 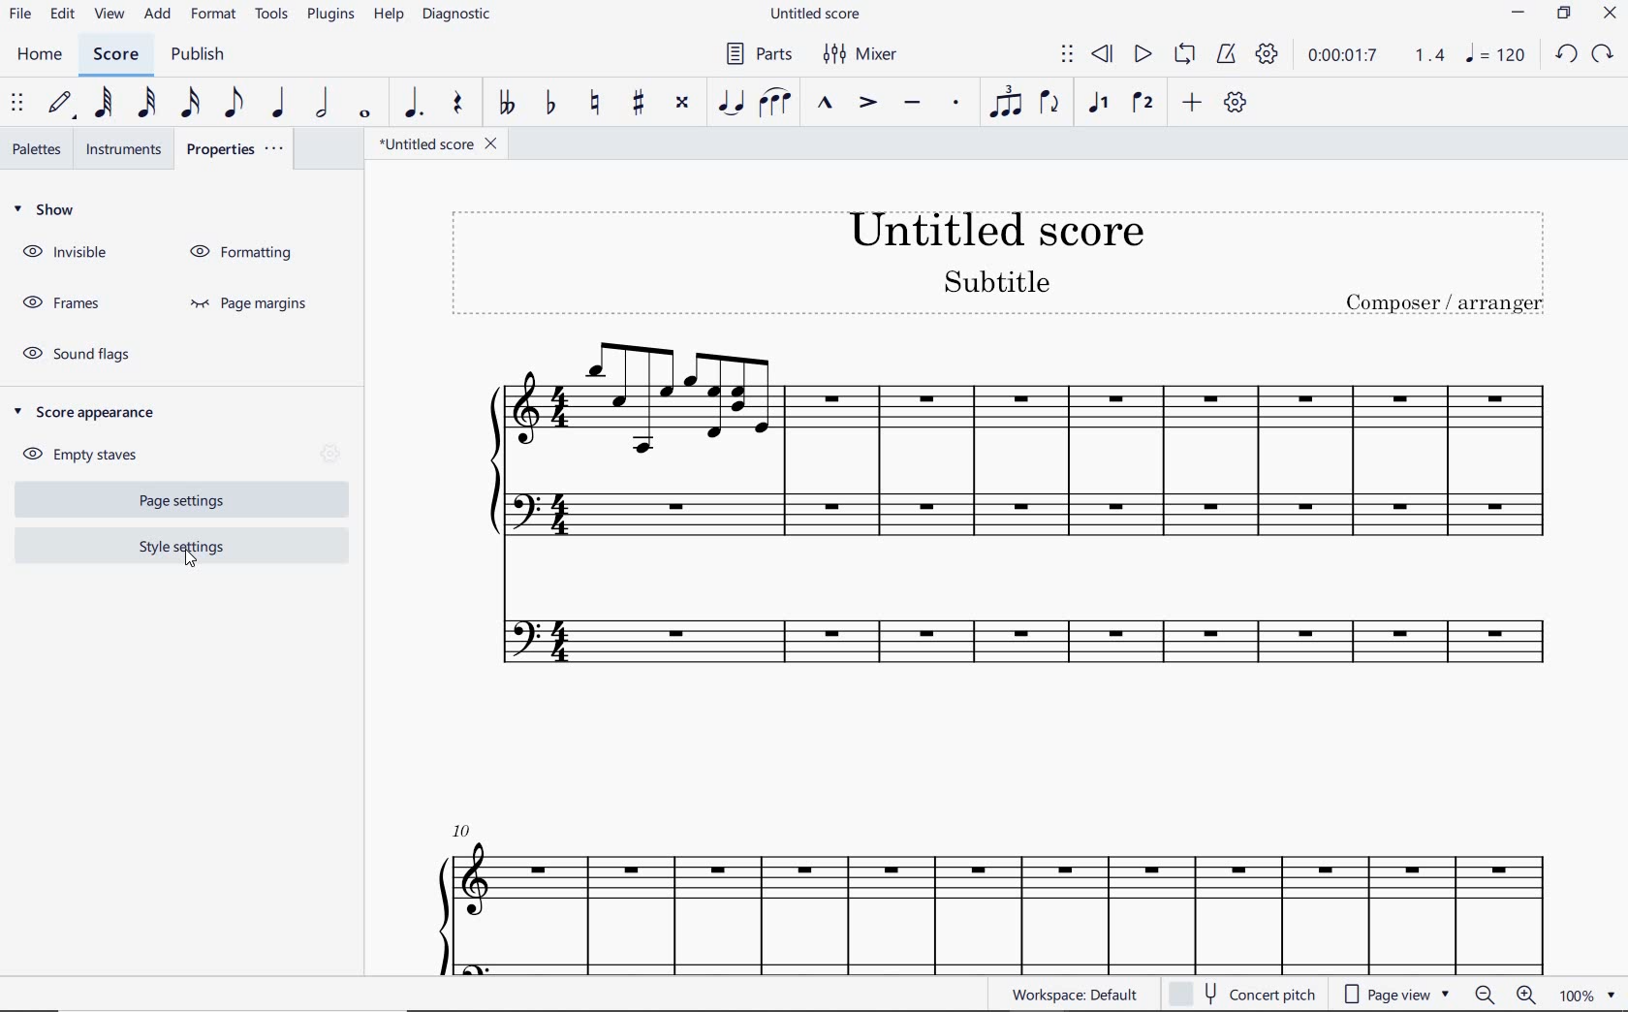 What do you see at coordinates (1585, 995) in the screenshot?
I see `zoom factor` at bounding box center [1585, 995].